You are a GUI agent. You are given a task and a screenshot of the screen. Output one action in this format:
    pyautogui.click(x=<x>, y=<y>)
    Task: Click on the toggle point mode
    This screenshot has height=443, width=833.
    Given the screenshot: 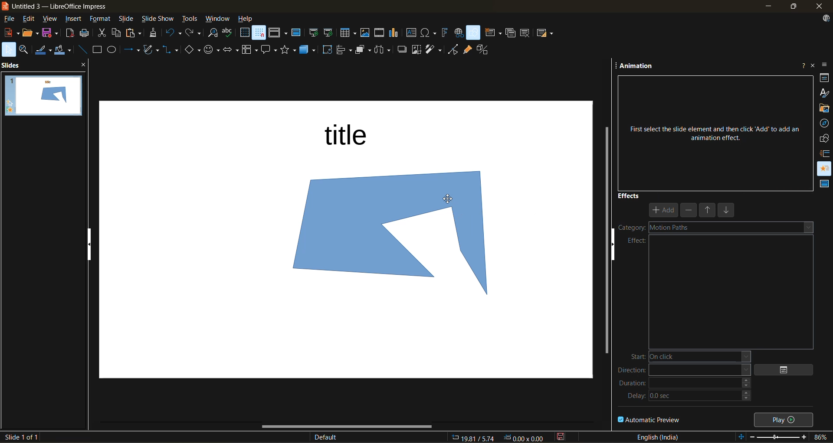 What is the action you would take?
    pyautogui.click(x=453, y=50)
    